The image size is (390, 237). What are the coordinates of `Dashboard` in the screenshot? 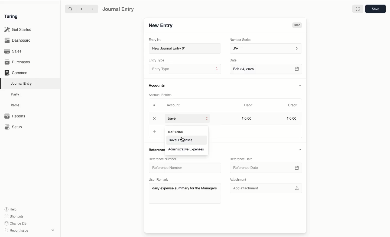 It's located at (18, 41).